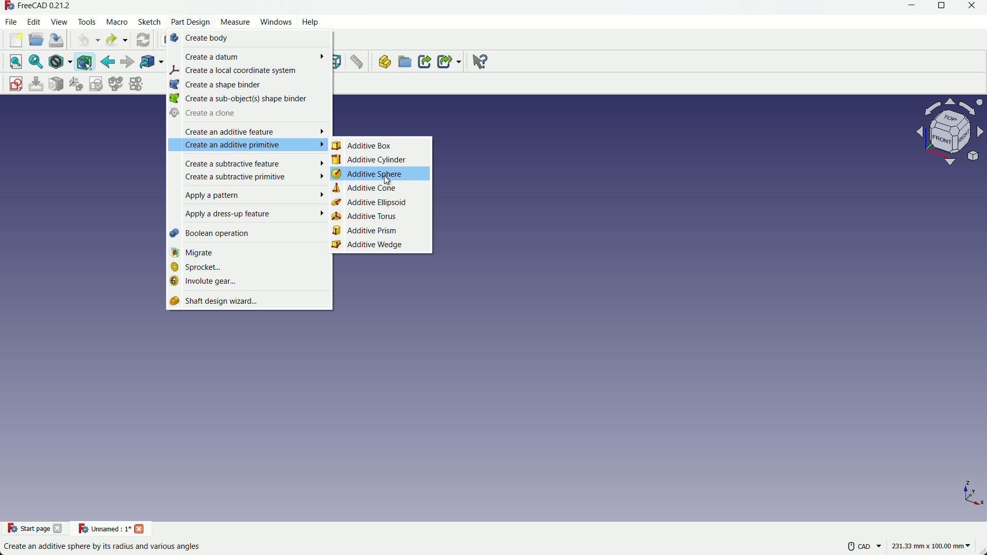 This screenshot has height=555, width=987. I want to click on create a shape binder, so click(248, 86).